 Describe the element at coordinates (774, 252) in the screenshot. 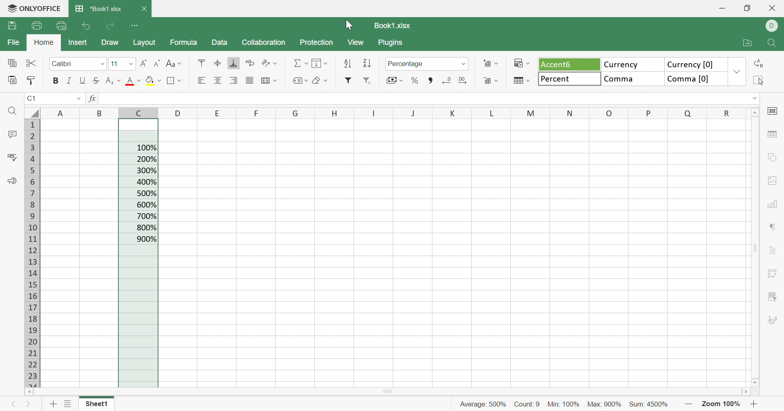

I see `Text Art settings` at that location.